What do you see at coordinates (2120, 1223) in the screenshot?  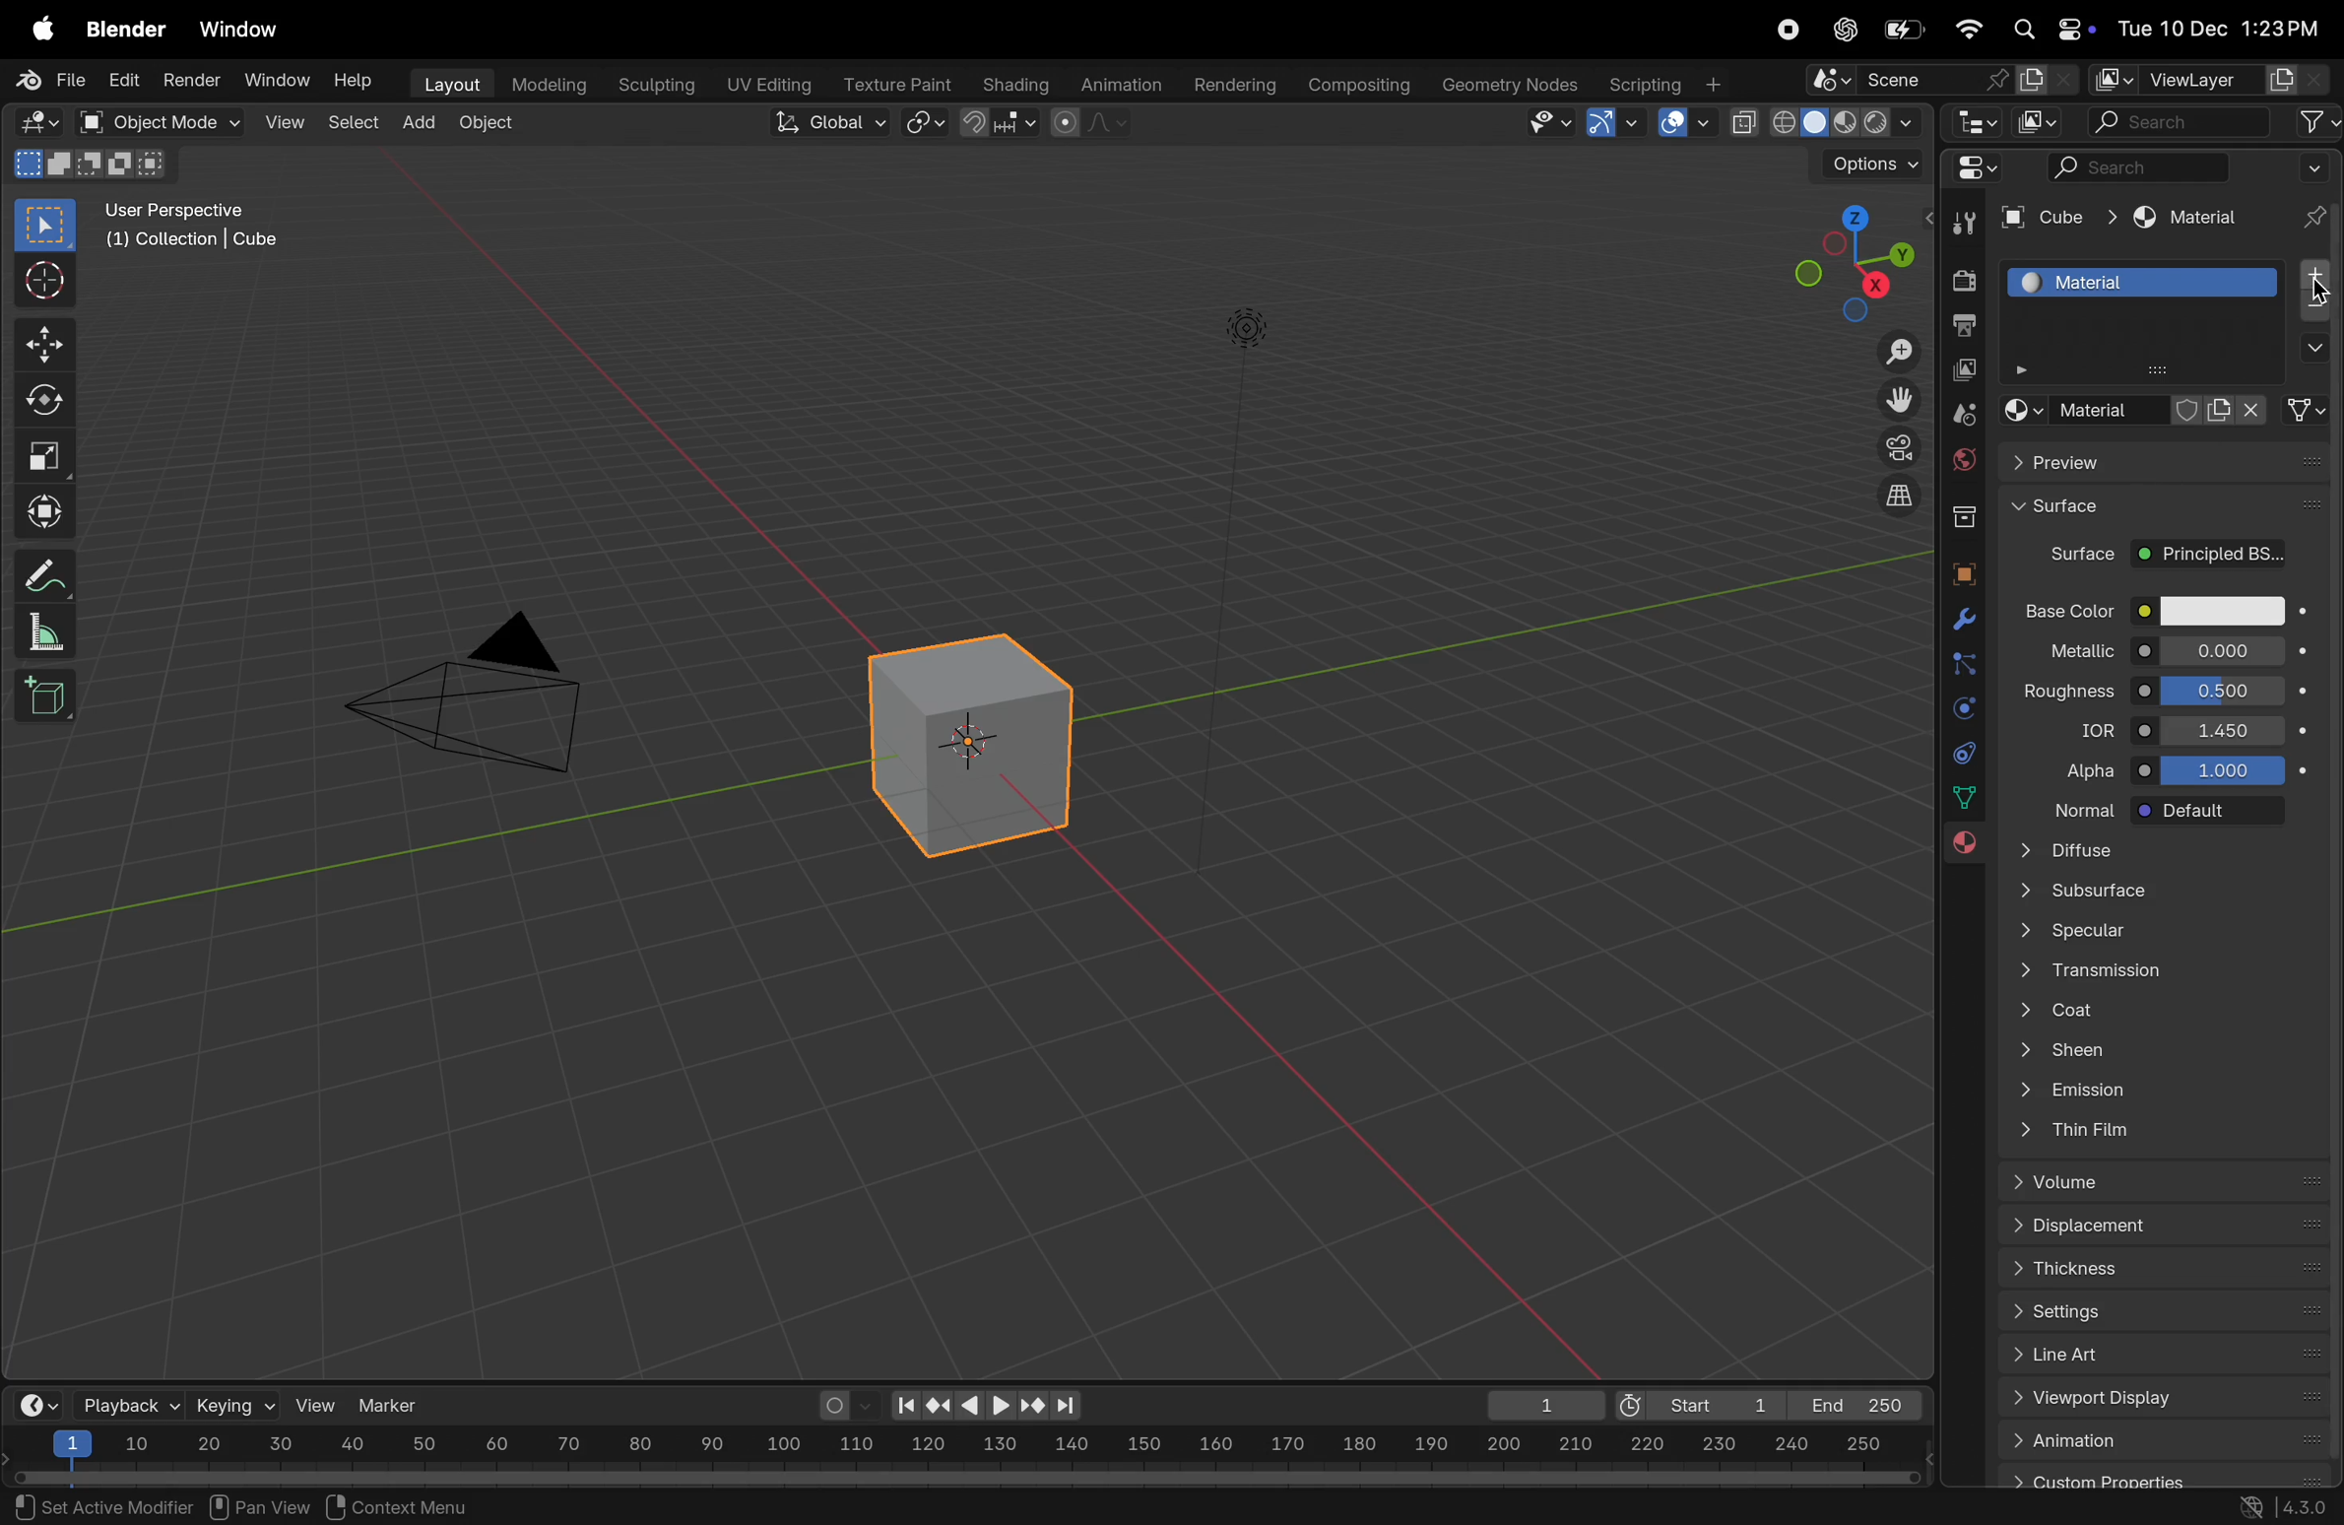 I see `displacement` at bounding box center [2120, 1223].